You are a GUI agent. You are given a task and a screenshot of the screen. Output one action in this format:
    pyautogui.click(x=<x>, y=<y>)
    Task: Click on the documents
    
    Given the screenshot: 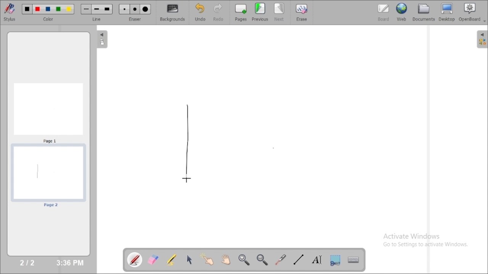 What is the action you would take?
    pyautogui.click(x=423, y=12)
    